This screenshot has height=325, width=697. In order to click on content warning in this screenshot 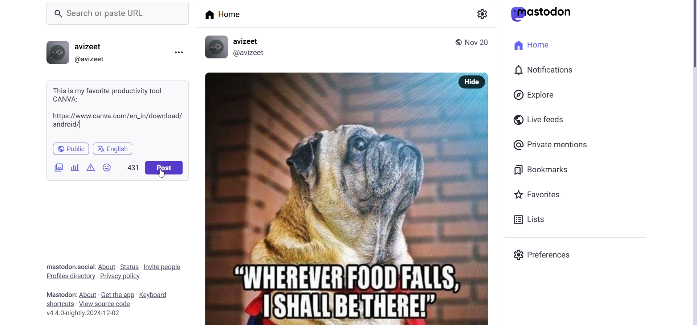, I will do `click(91, 165)`.